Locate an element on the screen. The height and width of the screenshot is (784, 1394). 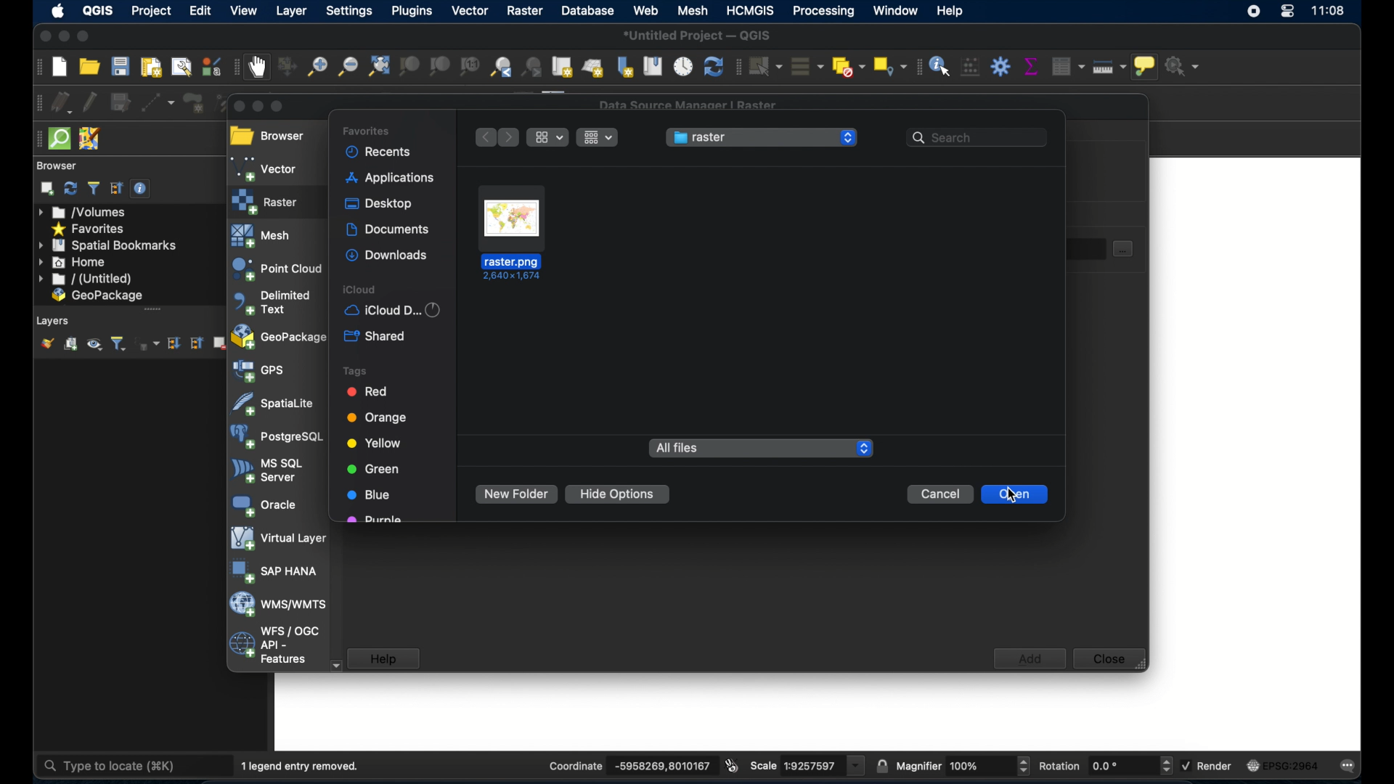
maximize is located at coordinates (278, 107).